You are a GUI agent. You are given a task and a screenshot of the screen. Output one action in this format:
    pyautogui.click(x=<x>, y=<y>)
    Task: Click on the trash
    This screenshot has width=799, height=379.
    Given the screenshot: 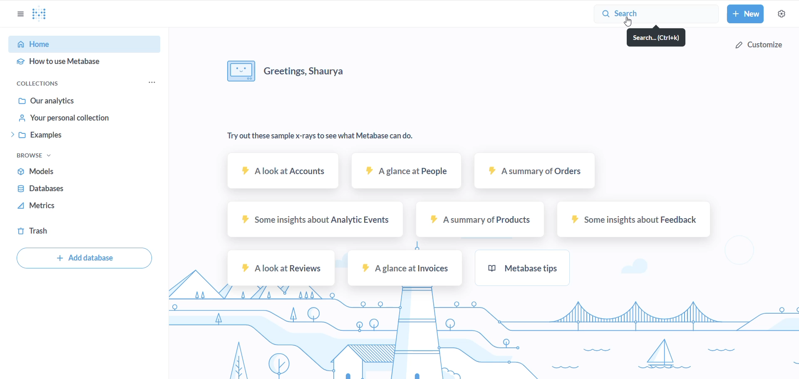 What is the action you would take?
    pyautogui.click(x=42, y=229)
    